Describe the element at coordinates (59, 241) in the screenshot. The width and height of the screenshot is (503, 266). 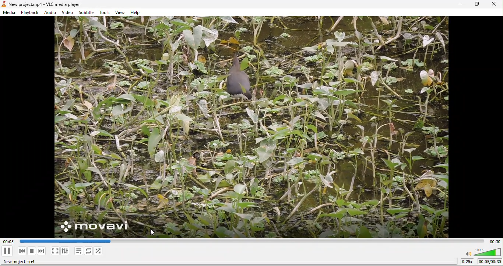
I see `00.05` at that location.